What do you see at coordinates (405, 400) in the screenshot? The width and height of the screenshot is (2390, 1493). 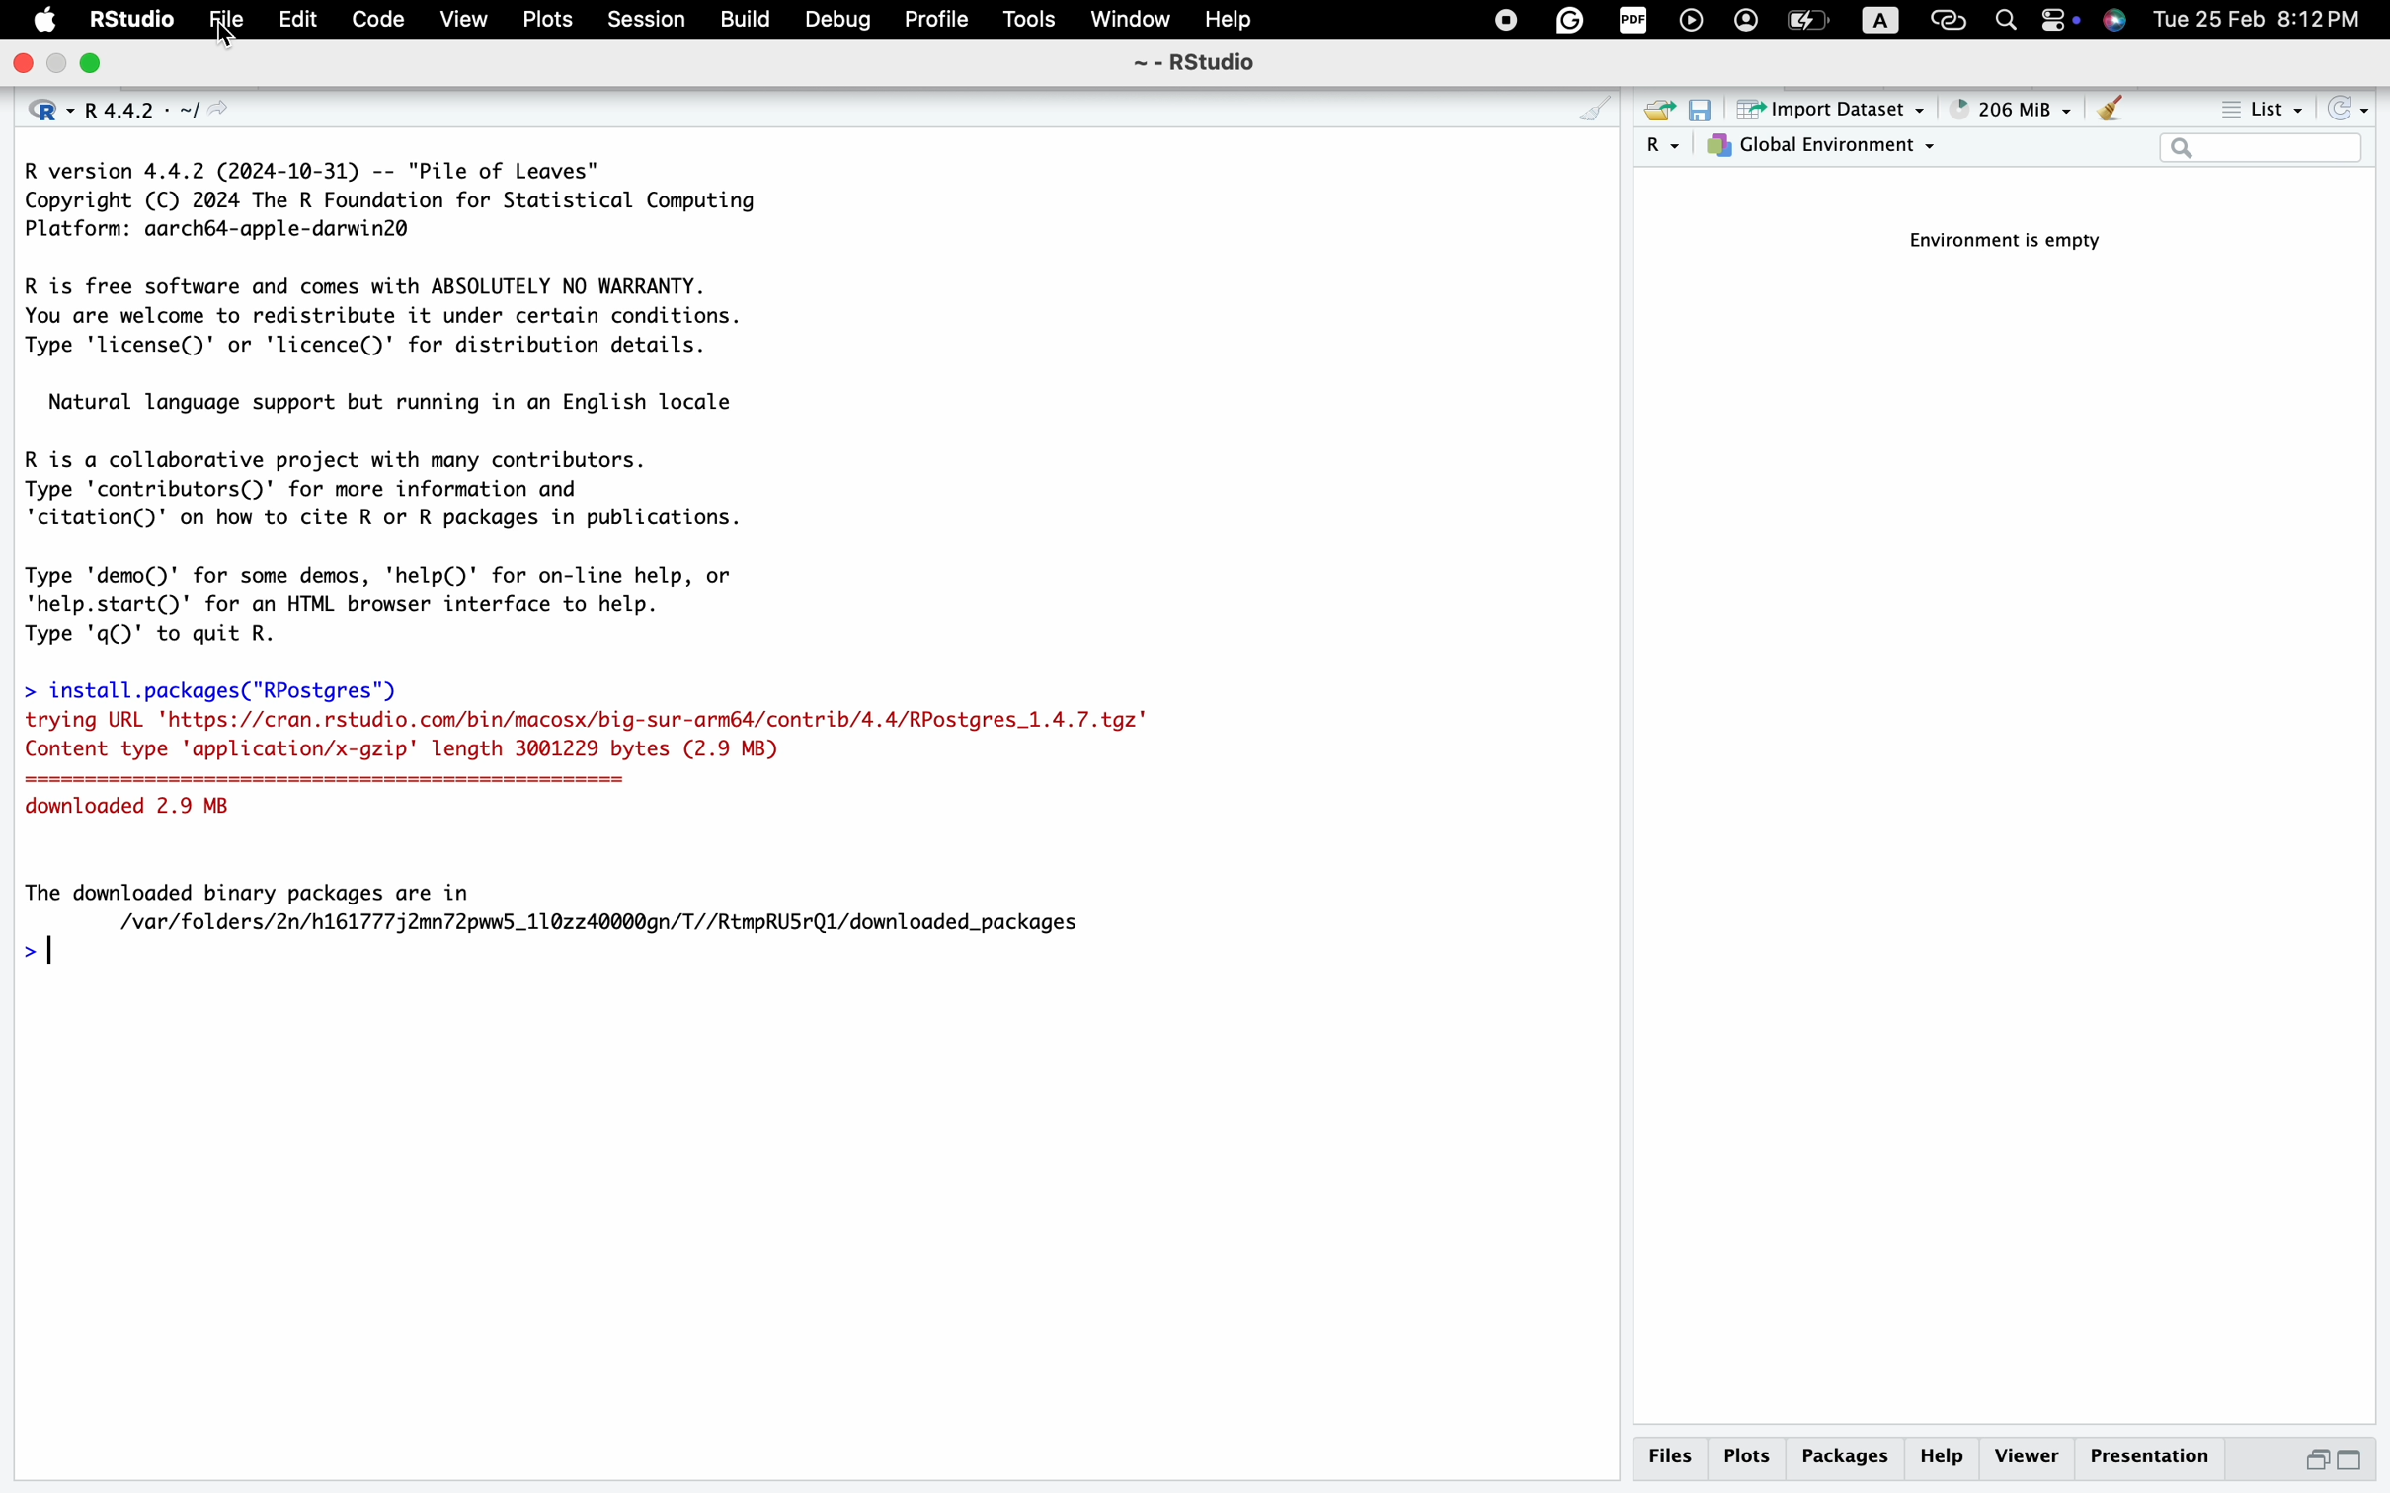 I see `description of support` at bounding box center [405, 400].